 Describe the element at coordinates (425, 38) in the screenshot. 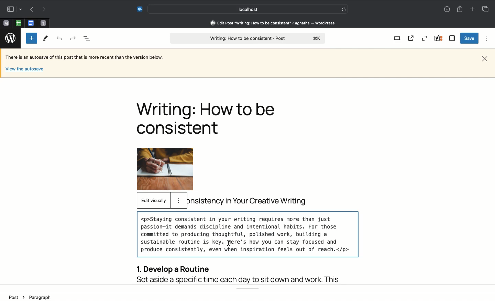

I see `Zoom out` at that location.